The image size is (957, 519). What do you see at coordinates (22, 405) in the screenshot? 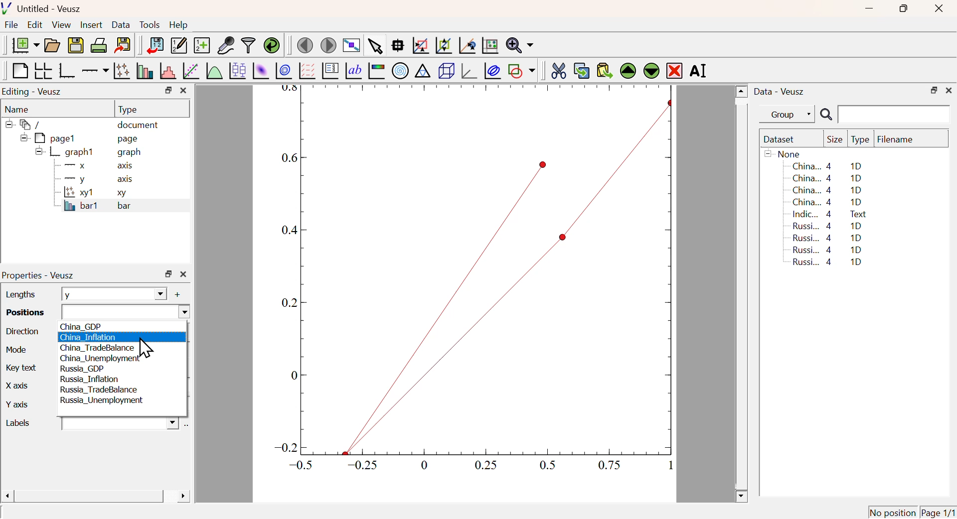
I see `Y axis` at bounding box center [22, 405].